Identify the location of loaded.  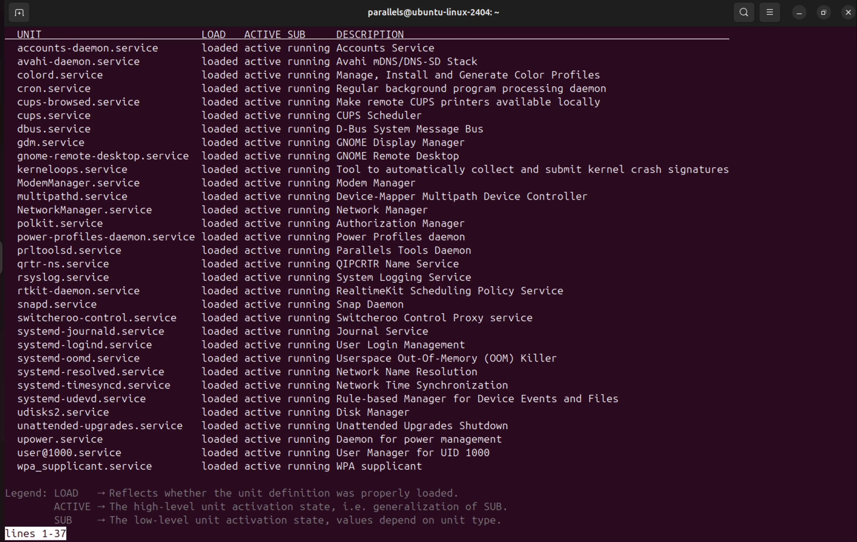
(222, 426).